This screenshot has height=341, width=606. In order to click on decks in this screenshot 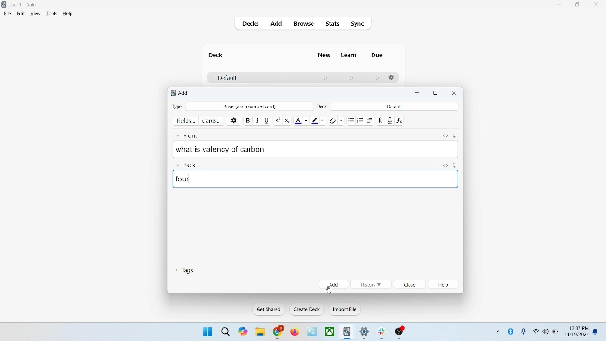, I will do `click(252, 25)`.